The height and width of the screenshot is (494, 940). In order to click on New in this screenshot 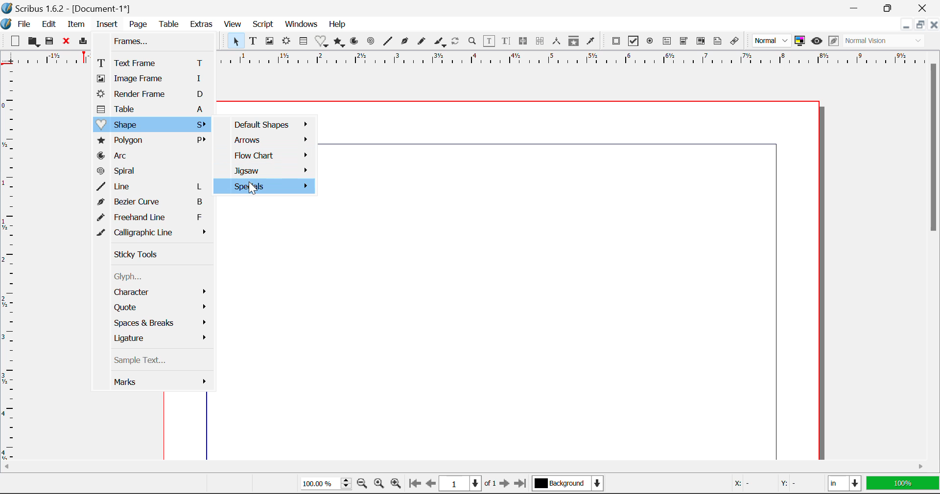, I will do `click(15, 43)`.